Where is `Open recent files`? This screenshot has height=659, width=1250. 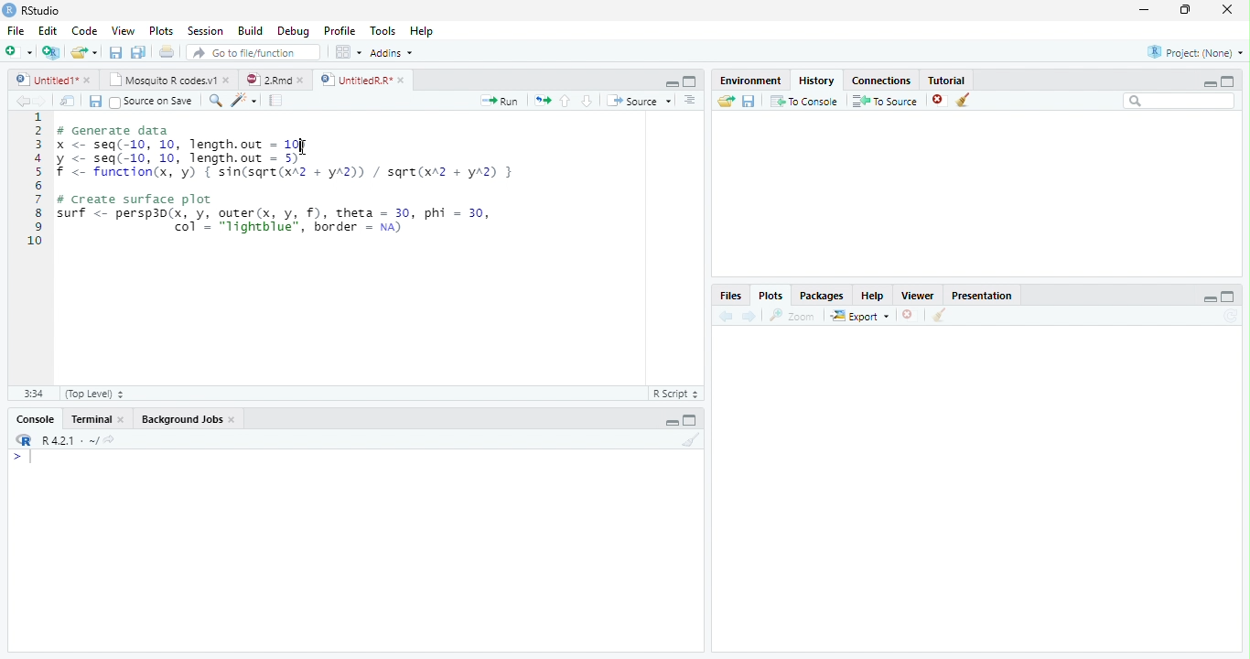 Open recent files is located at coordinates (95, 52).